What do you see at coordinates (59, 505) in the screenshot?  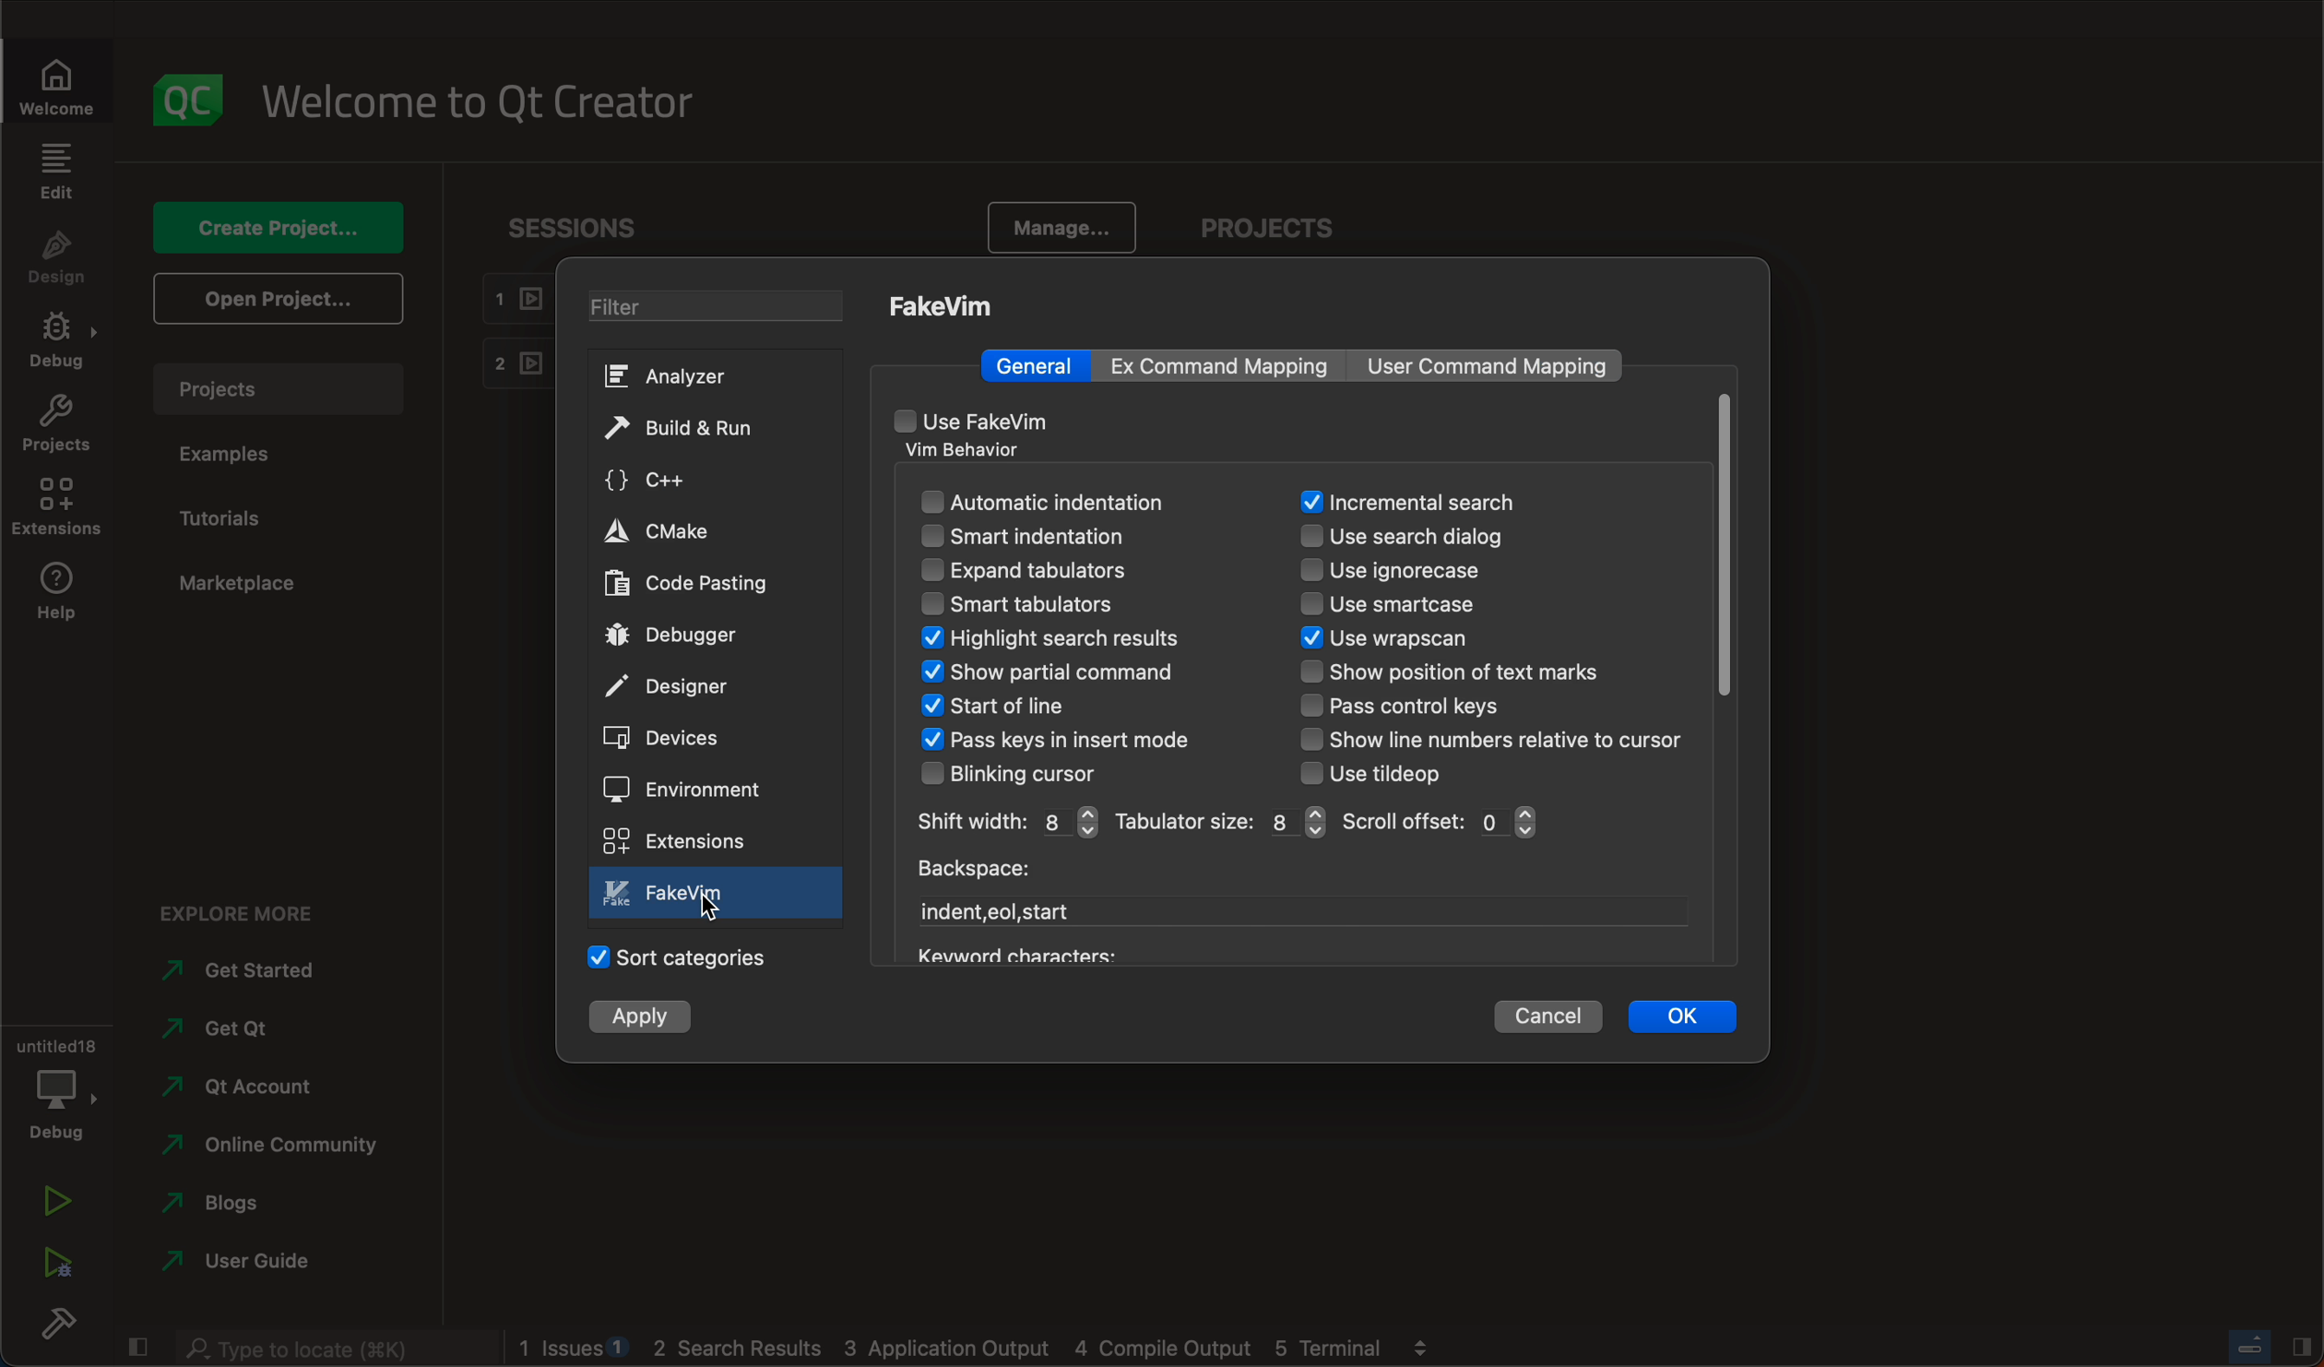 I see `extensions` at bounding box center [59, 505].